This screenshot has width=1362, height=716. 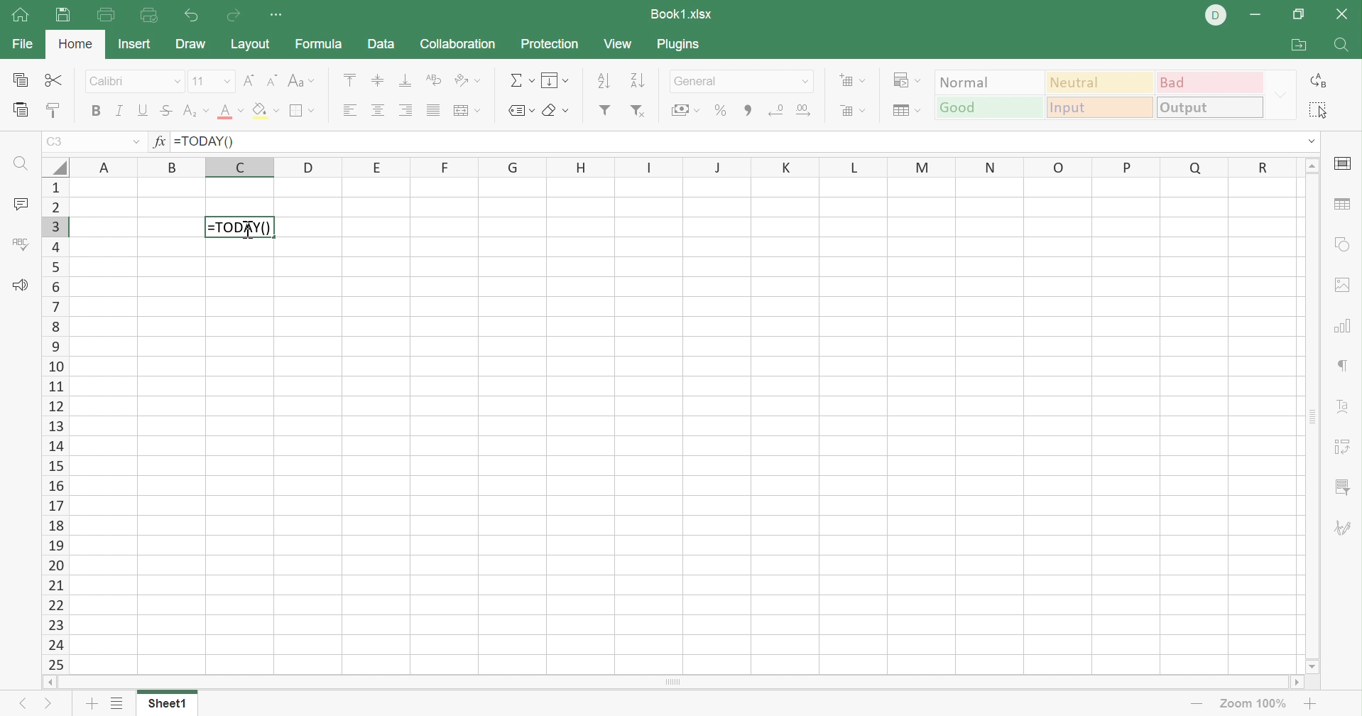 What do you see at coordinates (904, 112) in the screenshot?
I see `Format table as template` at bounding box center [904, 112].